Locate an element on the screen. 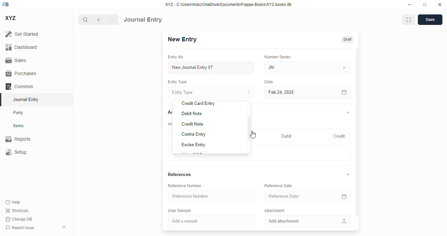  excise entry is located at coordinates (193, 145).